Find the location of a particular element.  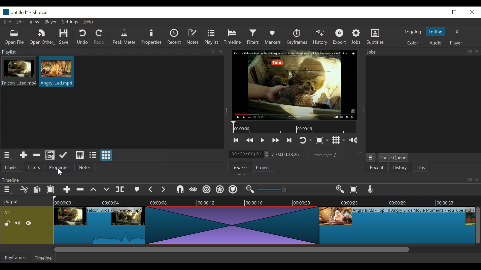

clip is located at coordinates (101, 224).